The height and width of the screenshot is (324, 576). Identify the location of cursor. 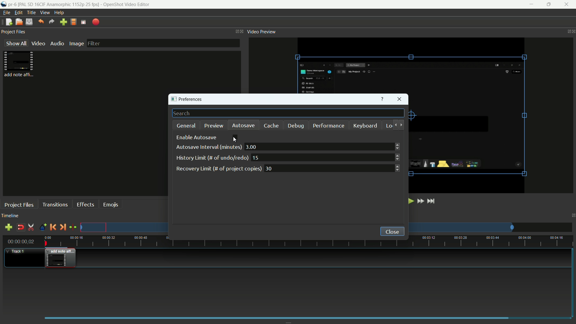
(235, 140).